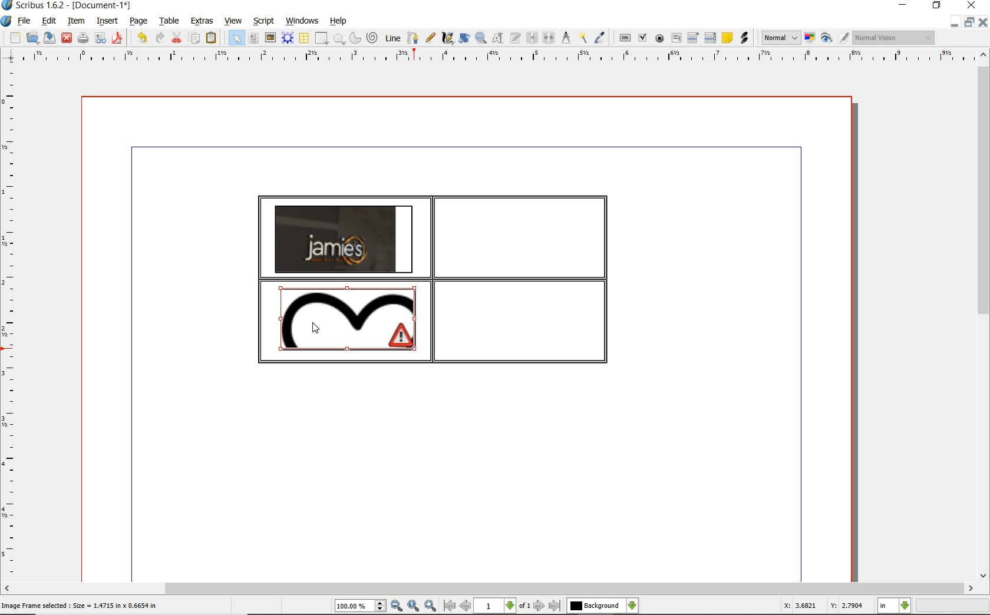 This screenshot has height=615, width=990. Describe the element at coordinates (397, 606) in the screenshot. I see `zoom out` at that location.